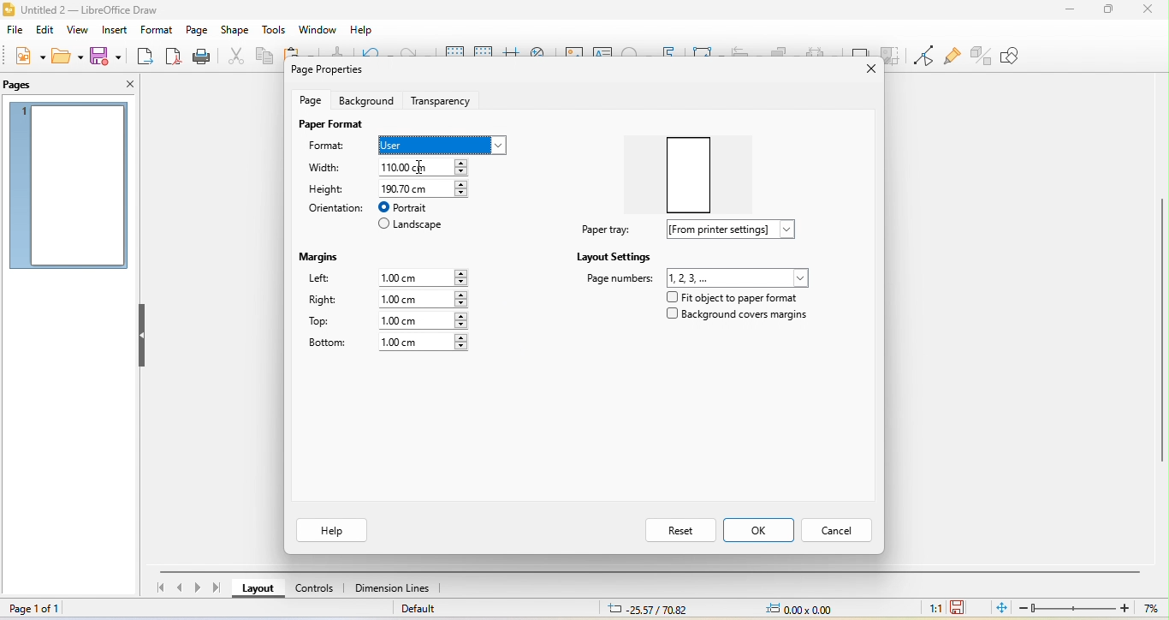 The height and width of the screenshot is (620, 1169). Describe the element at coordinates (330, 169) in the screenshot. I see `width` at that location.